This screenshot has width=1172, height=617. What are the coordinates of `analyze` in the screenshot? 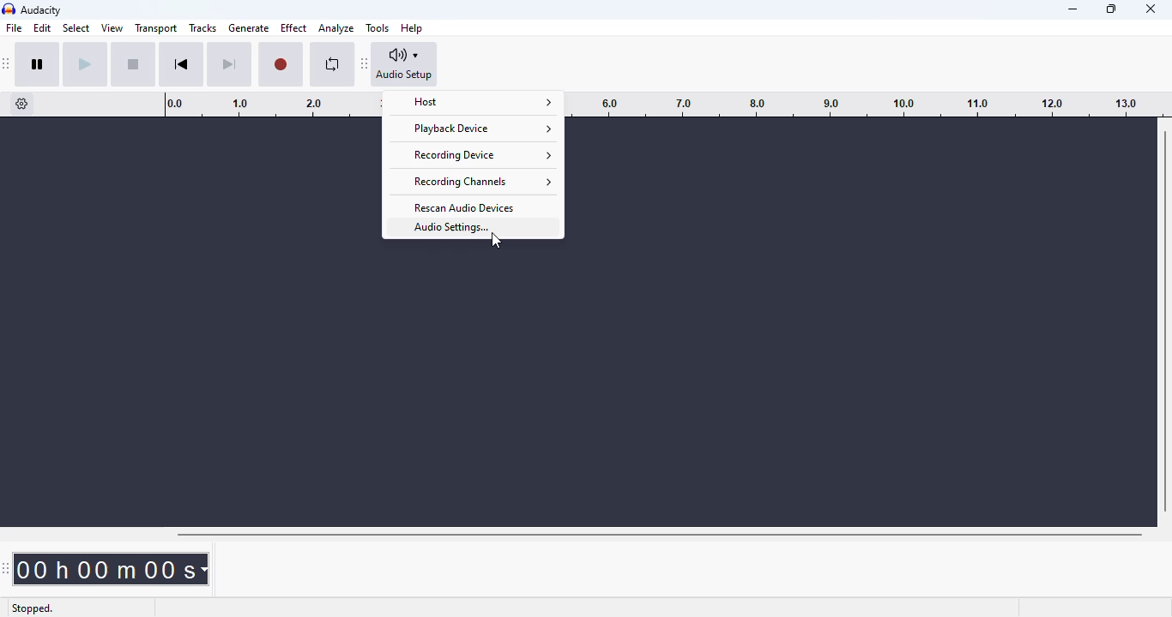 It's located at (336, 28).